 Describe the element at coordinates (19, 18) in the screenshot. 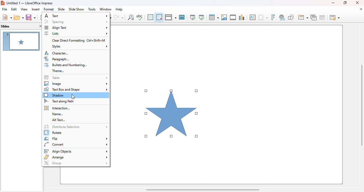

I see `open` at that location.